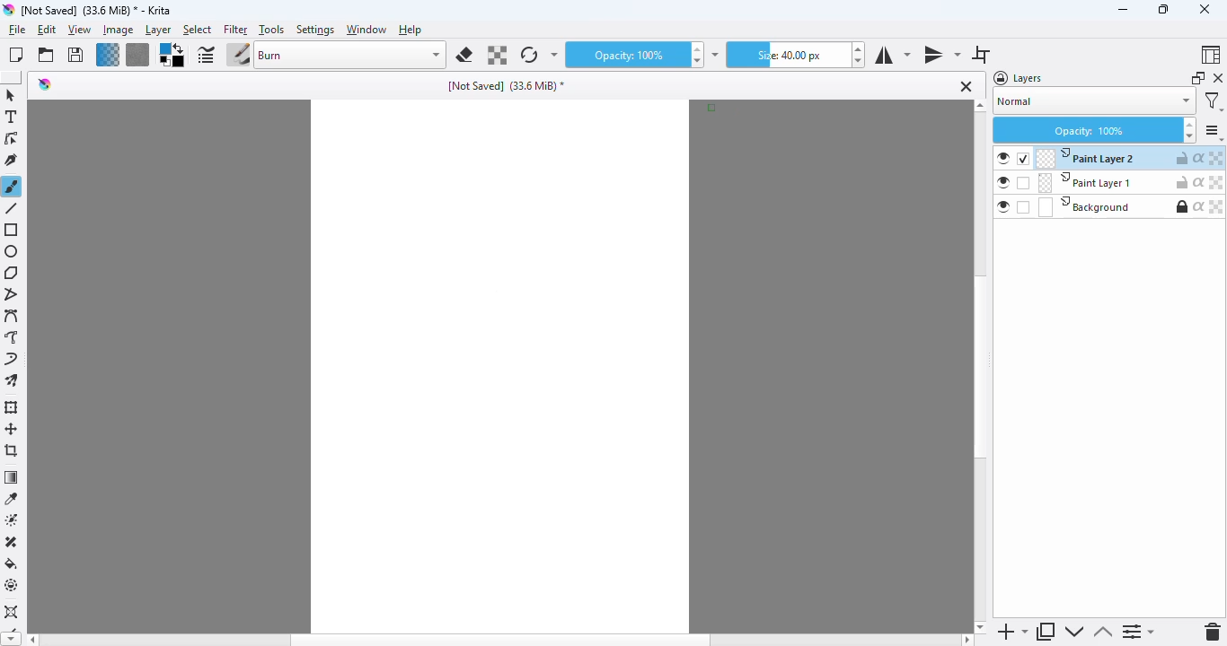  What do you see at coordinates (12, 542) in the screenshot?
I see `smart patch tool` at bounding box center [12, 542].